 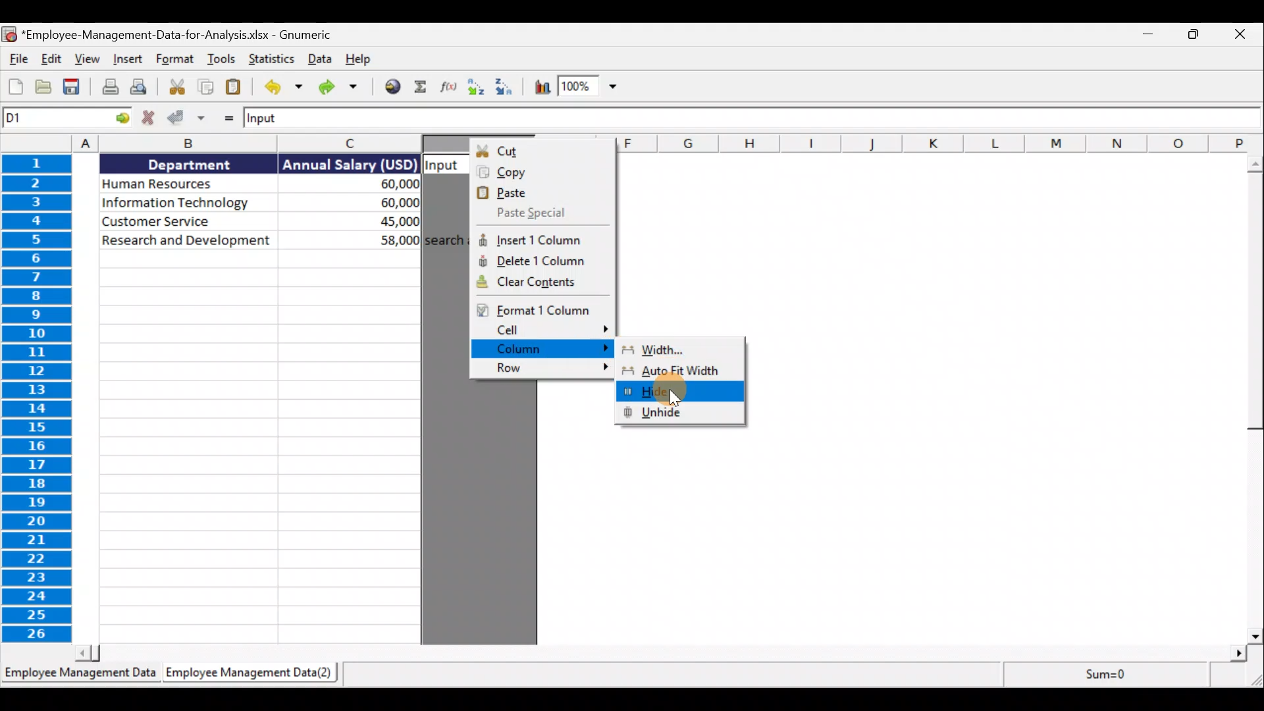 What do you see at coordinates (941, 142) in the screenshot?
I see `columns` at bounding box center [941, 142].